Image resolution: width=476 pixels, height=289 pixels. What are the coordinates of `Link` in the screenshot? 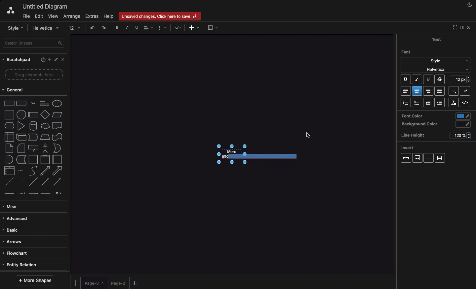 It's located at (406, 158).